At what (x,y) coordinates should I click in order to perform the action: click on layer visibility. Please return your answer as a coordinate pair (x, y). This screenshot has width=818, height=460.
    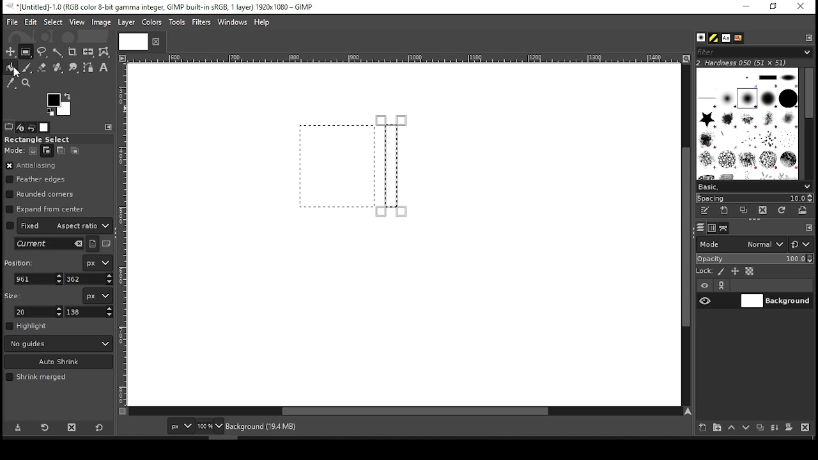
    Looking at the image, I should click on (705, 286).